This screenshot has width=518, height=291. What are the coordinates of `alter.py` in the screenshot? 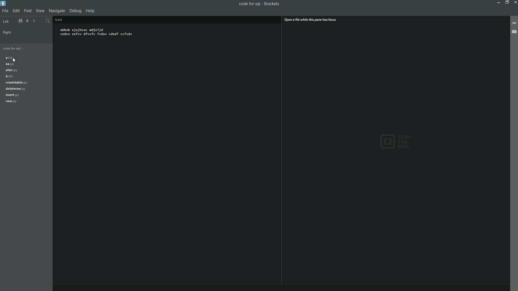 It's located at (11, 70).